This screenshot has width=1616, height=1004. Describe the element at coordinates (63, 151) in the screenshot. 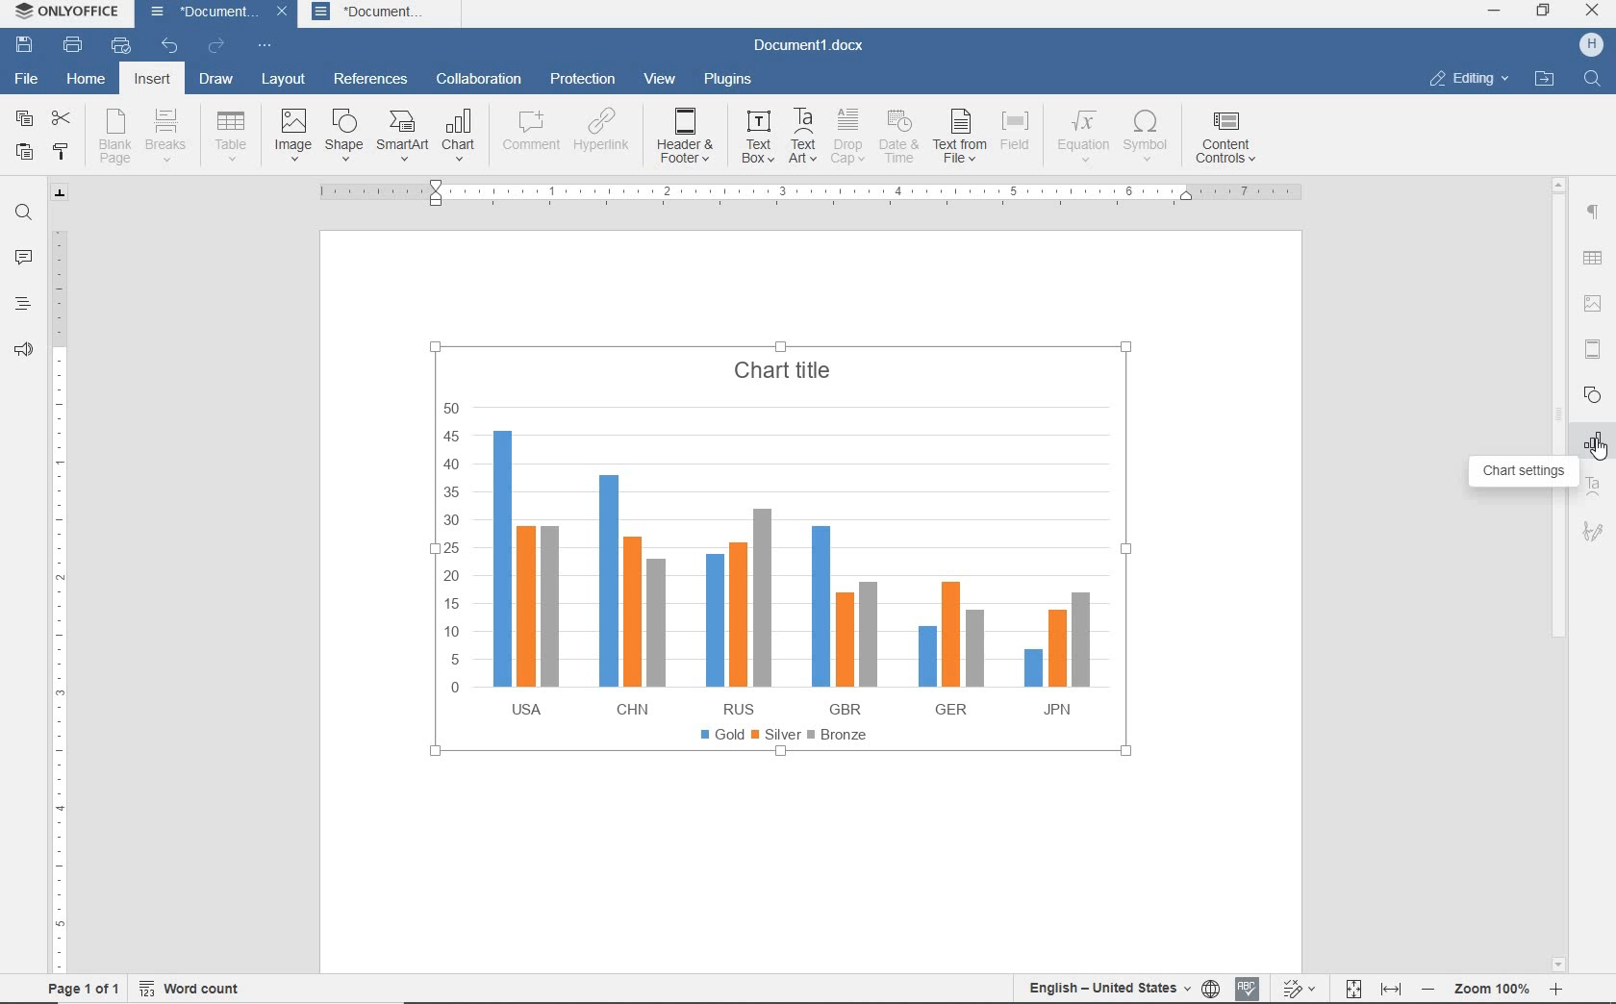

I see `copy style` at that location.